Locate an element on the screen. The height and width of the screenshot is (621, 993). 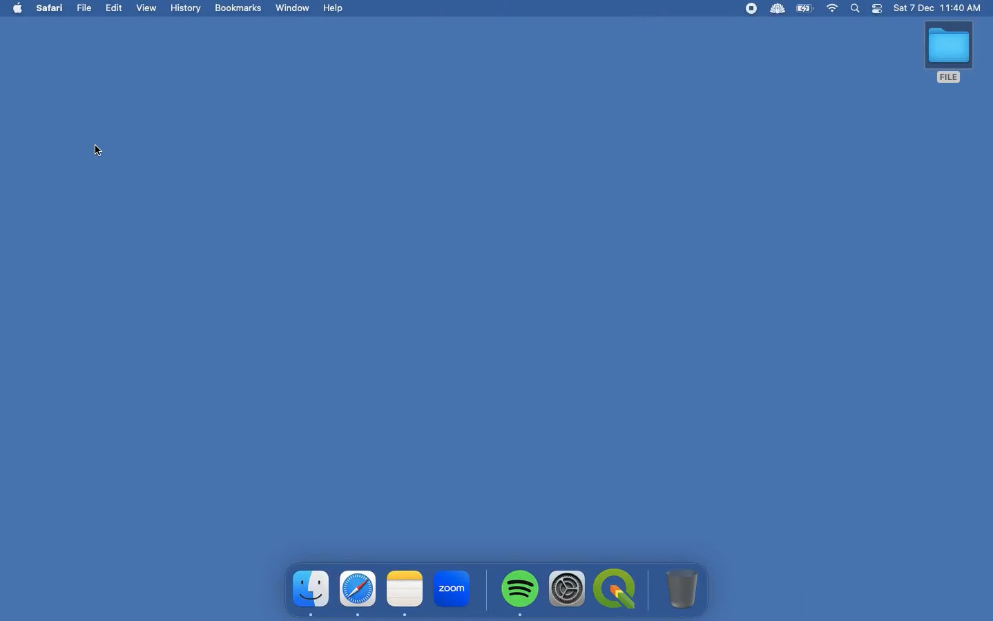
Safari is located at coordinates (54, 9).